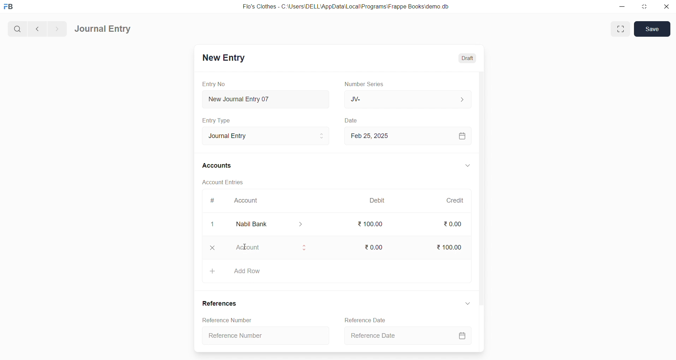 This screenshot has width=676, height=360. Describe the element at coordinates (452, 224) in the screenshot. I see `₹ 0.00` at that location.